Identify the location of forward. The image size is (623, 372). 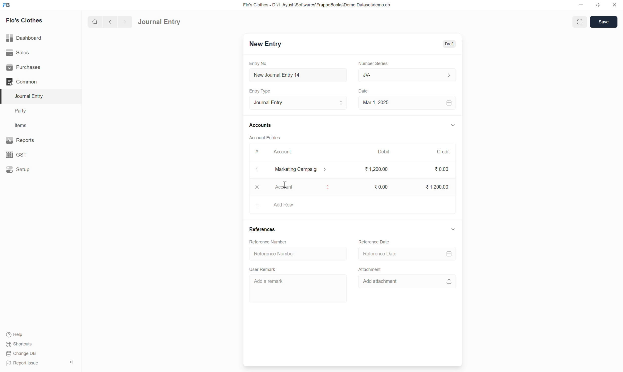
(124, 22).